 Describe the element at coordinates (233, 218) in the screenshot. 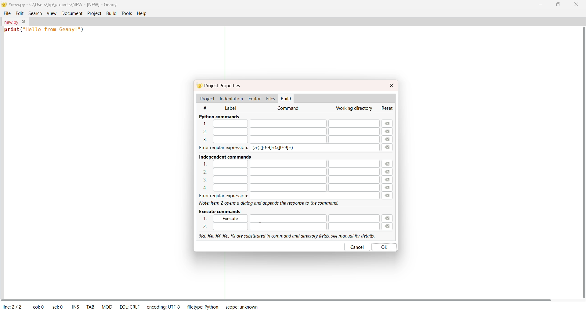

I see `execute` at that location.